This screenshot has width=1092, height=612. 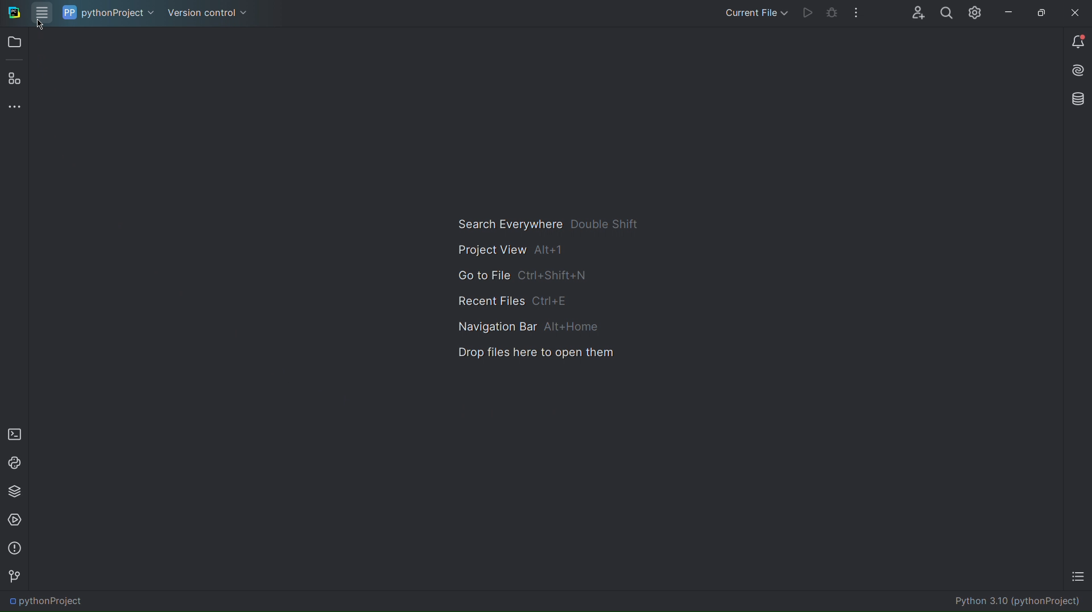 I want to click on Cursor, so click(x=40, y=28).